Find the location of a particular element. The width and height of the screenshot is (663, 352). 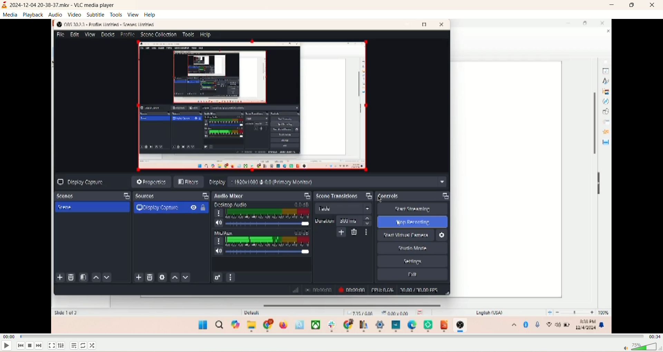

maximize is located at coordinates (631, 6).